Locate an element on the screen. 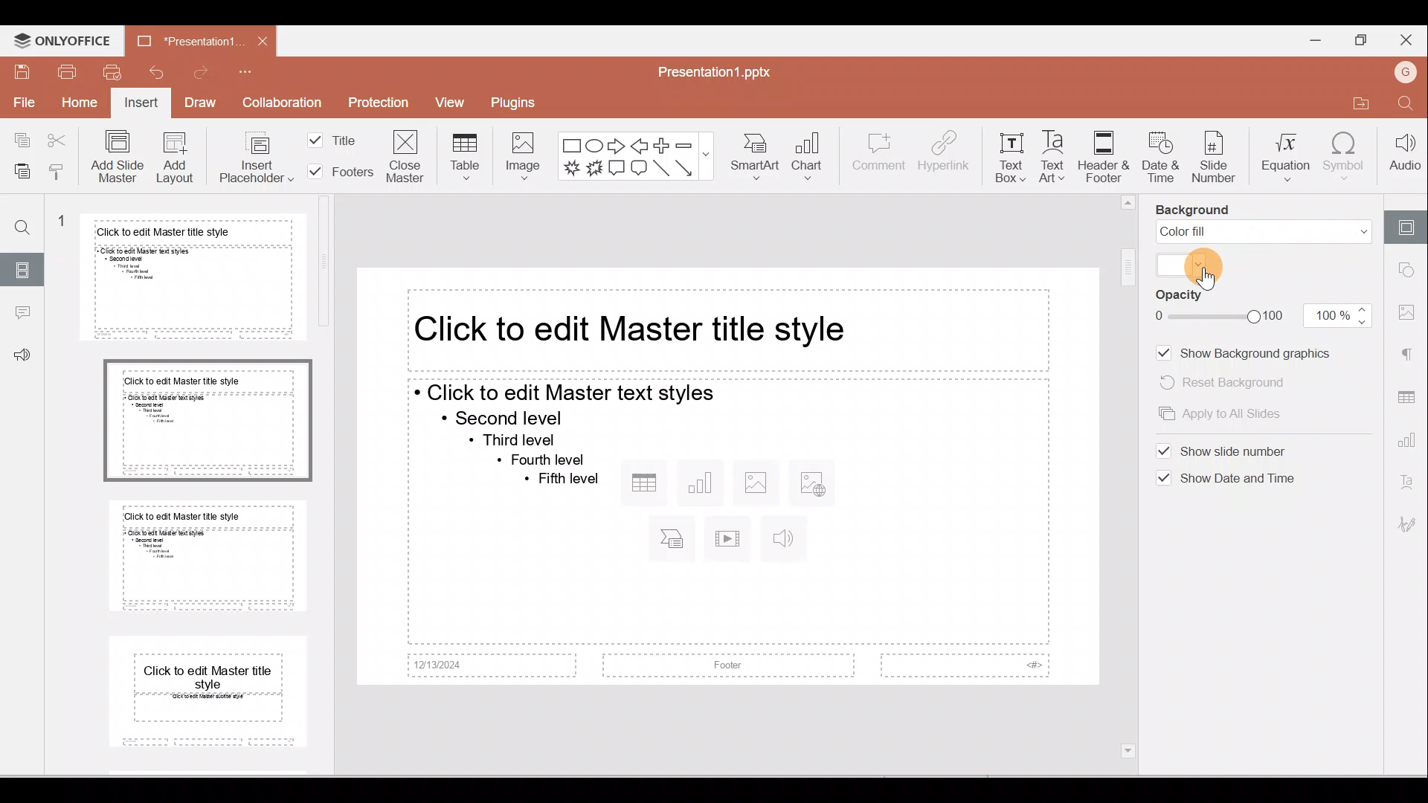 The height and width of the screenshot is (803, 1428). Paragraph settings is located at coordinates (1409, 352).